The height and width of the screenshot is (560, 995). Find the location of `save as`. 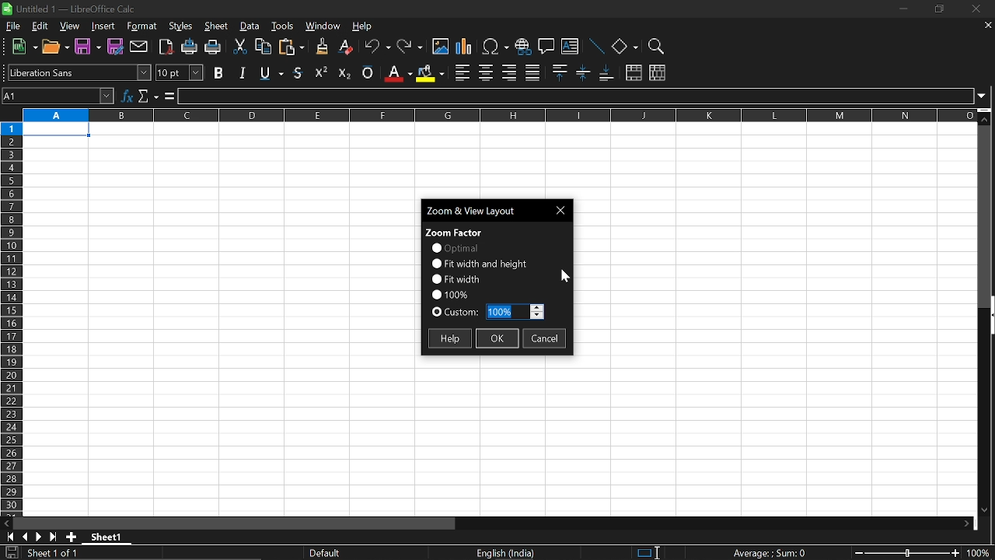

save as is located at coordinates (116, 47).